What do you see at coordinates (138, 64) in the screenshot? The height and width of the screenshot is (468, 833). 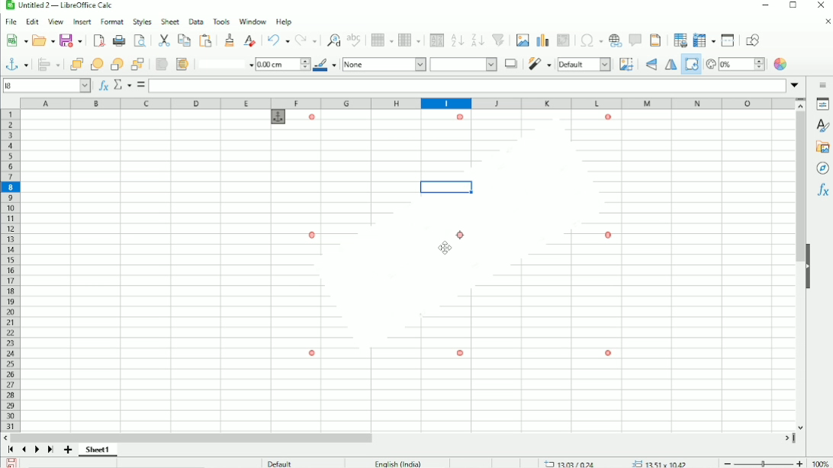 I see `` at bounding box center [138, 64].